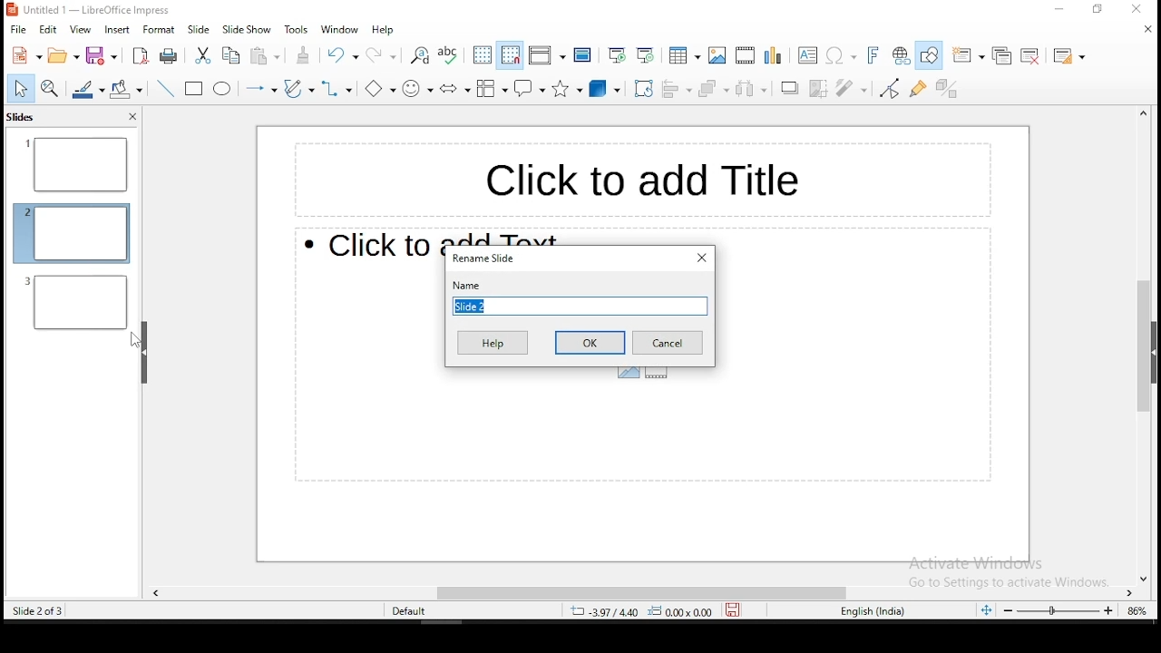  I want to click on save, so click(102, 54).